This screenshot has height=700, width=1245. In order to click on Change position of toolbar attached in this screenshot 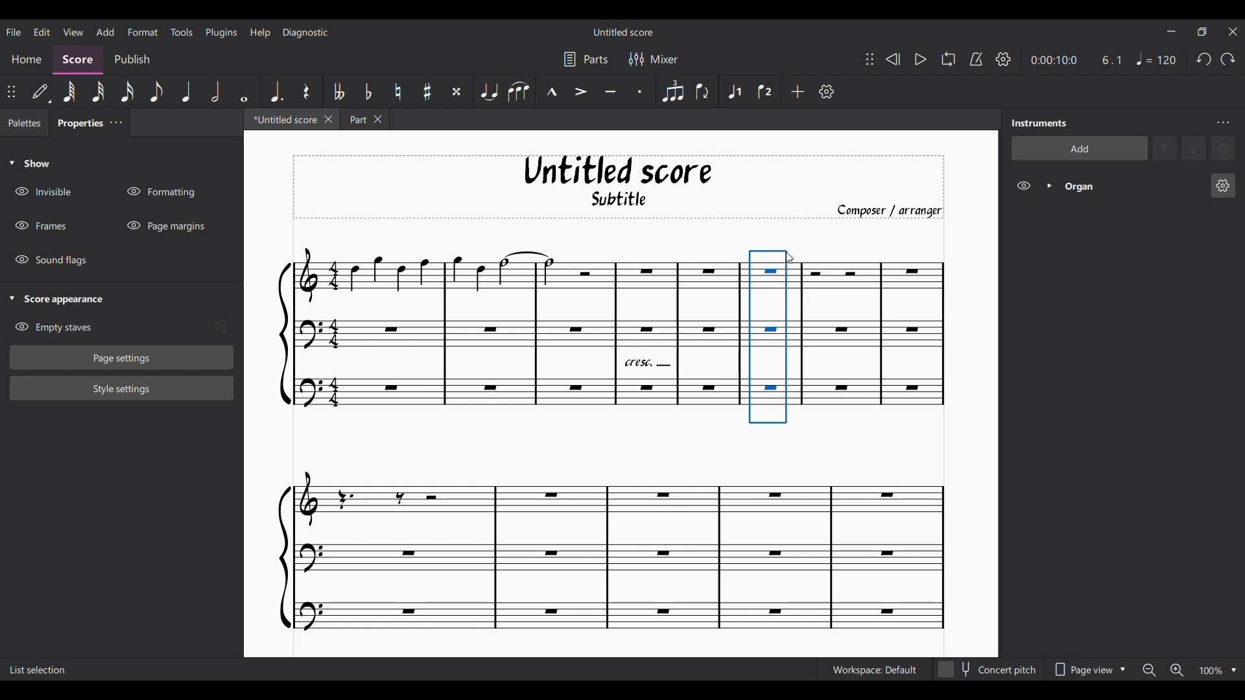, I will do `click(870, 60)`.